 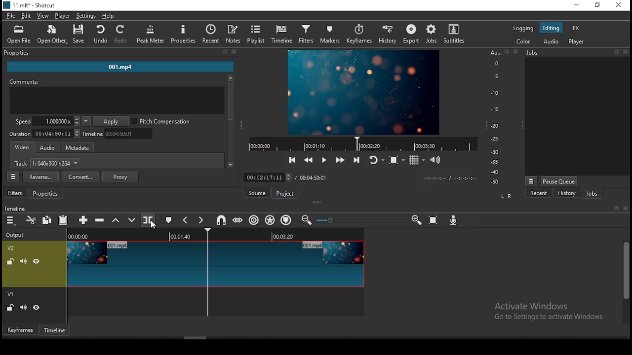 What do you see at coordinates (120, 177) in the screenshot?
I see `proxy` at bounding box center [120, 177].